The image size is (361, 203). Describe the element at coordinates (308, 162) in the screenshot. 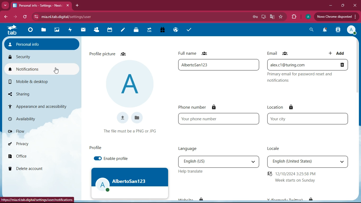

I see `locale` at that location.